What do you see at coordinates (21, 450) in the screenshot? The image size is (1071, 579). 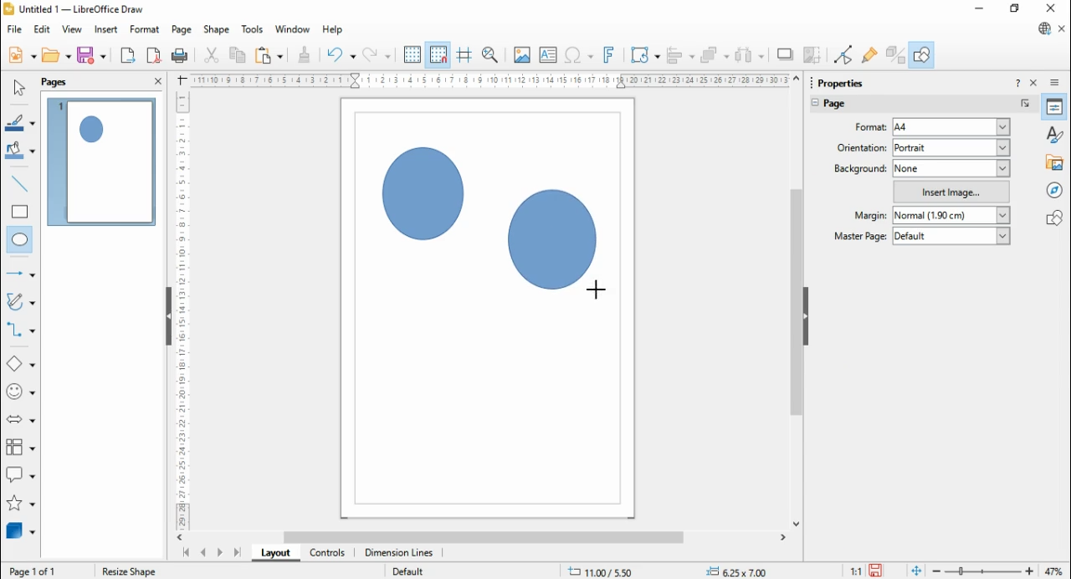 I see `flowchart` at bounding box center [21, 450].